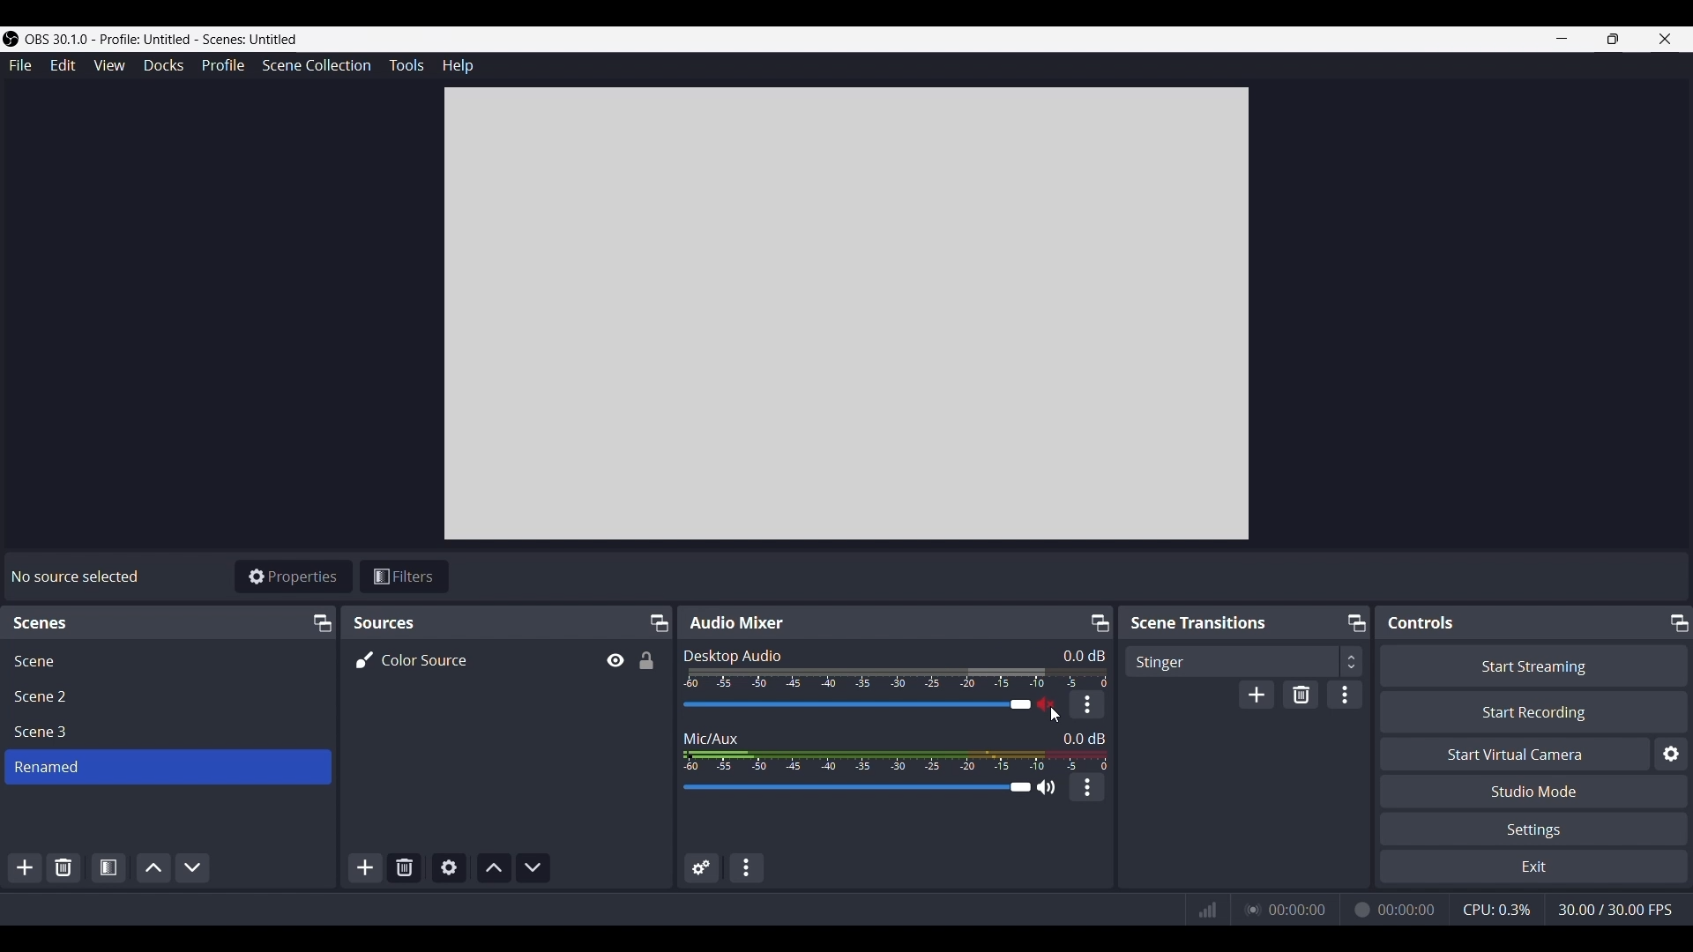 This screenshot has width=1693, height=952. Describe the element at coordinates (1533, 666) in the screenshot. I see `Start streaming` at that location.